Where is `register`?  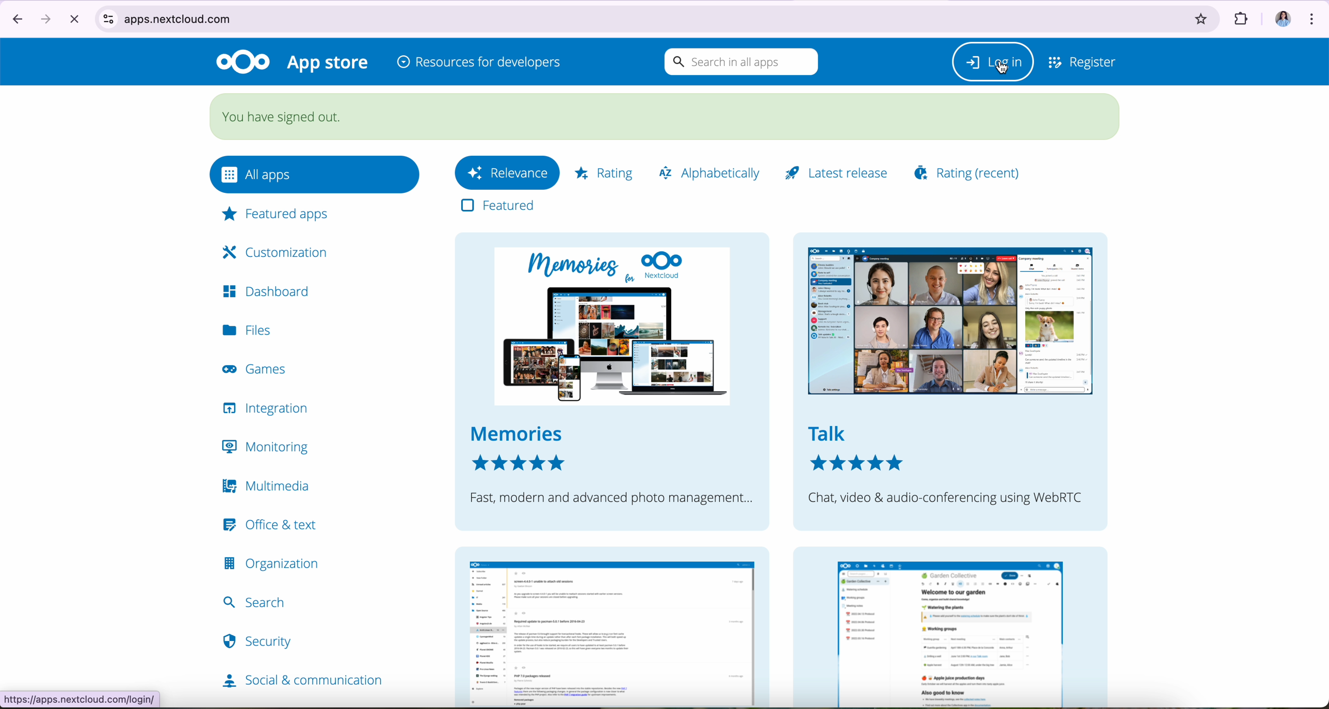 register is located at coordinates (1083, 60).